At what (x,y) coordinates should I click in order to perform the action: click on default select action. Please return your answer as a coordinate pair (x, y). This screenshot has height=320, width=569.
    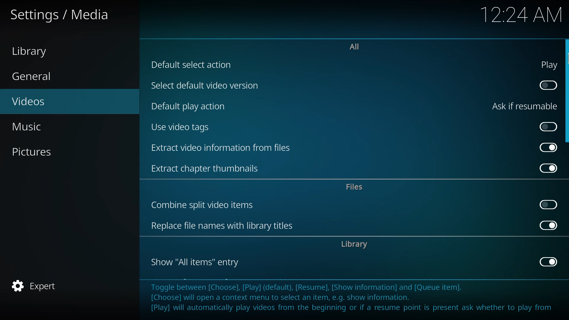
    Looking at the image, I should click on (192, 64).